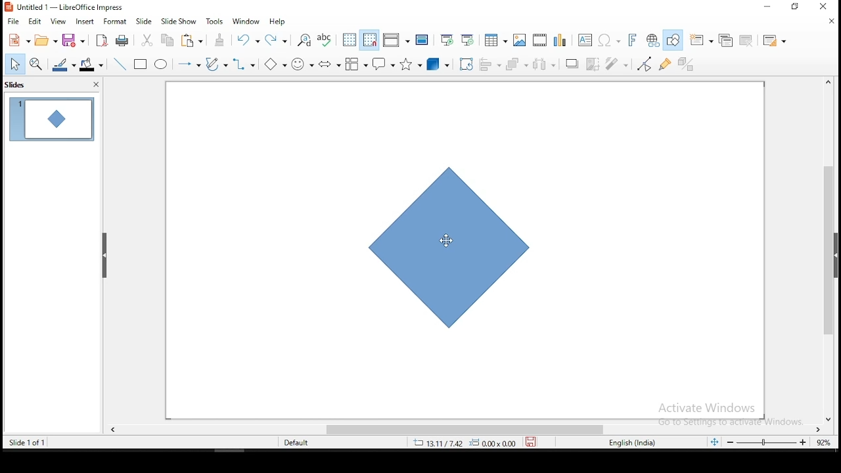 The height and width of the screenshot is (473, 841). What do you see at coordinates (357, 64) in the screenshot?
I see `flowchart` at bounding box center [357, 64].